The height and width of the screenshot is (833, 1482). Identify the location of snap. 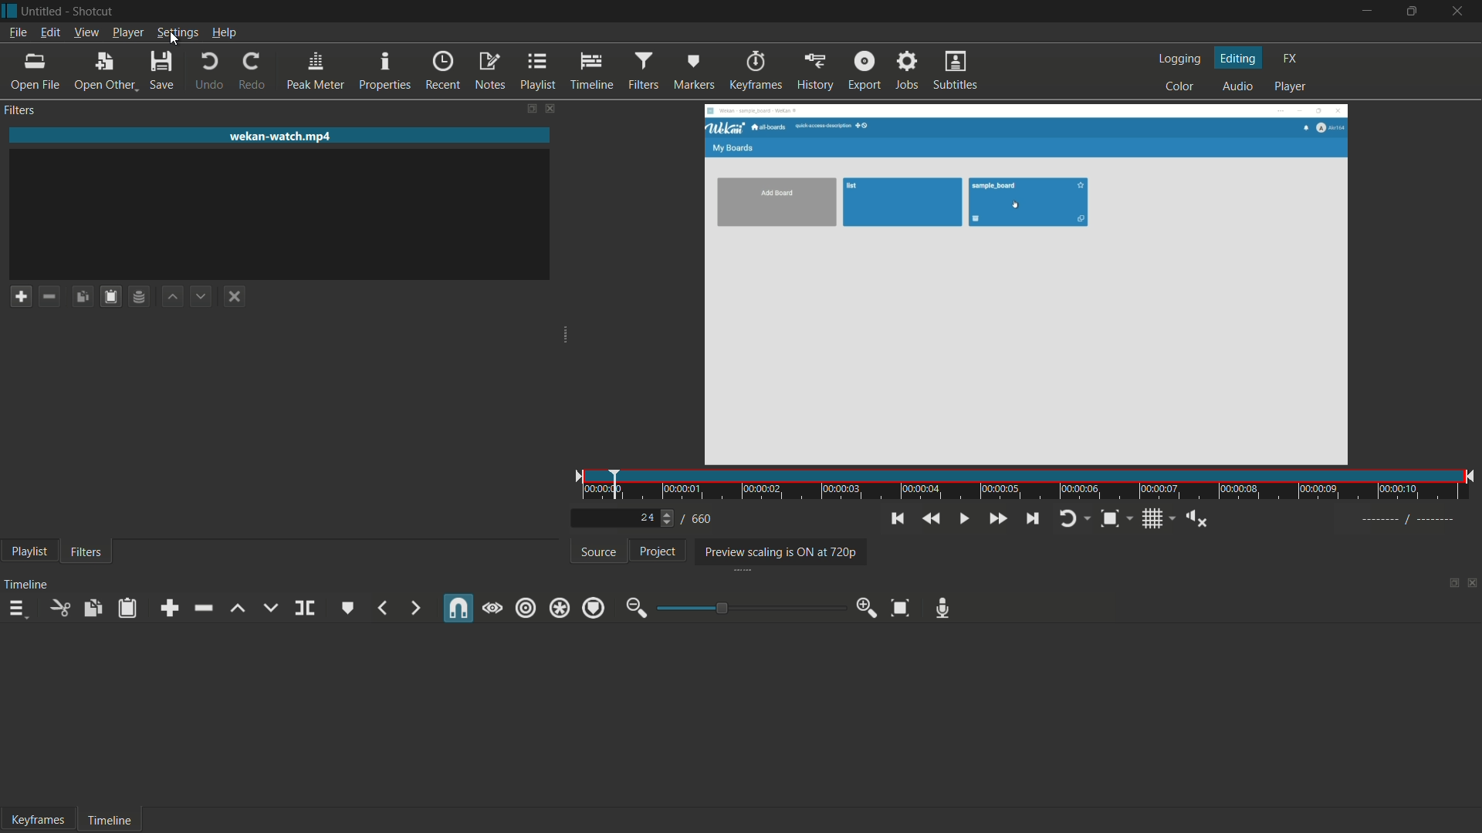
(458, 610).